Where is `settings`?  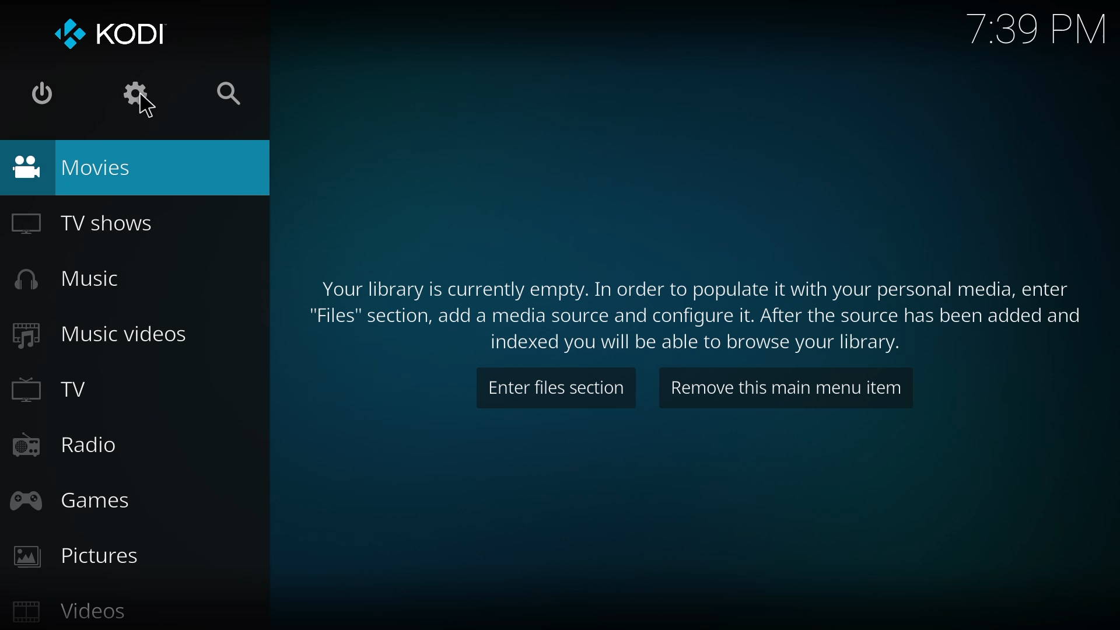 settings is located at coordinates (134, 94).